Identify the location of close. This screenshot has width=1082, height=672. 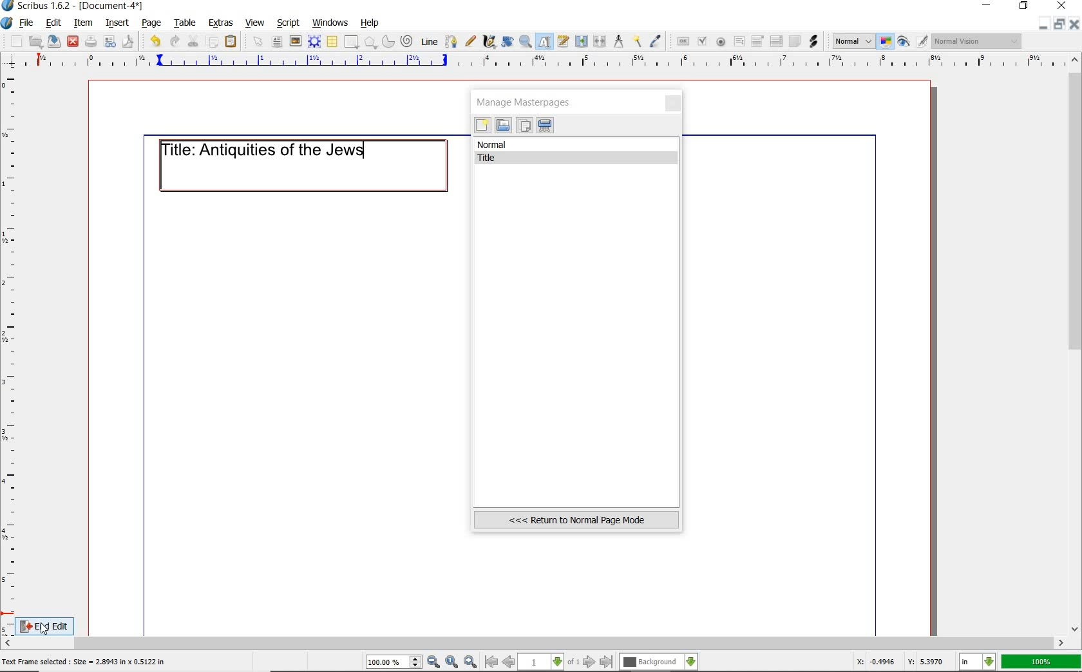
(1076, 24).